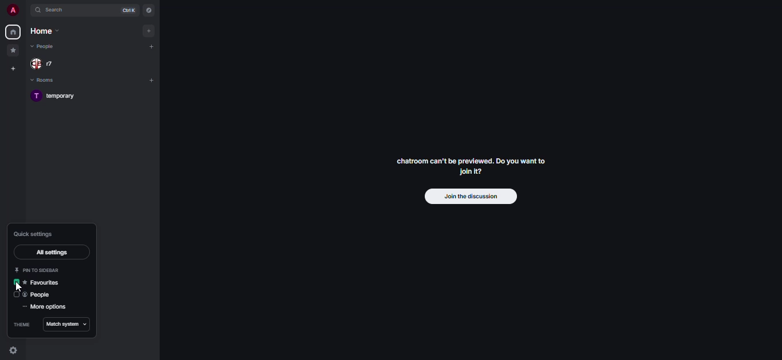  I want to click on all settings, so click(49, 253).